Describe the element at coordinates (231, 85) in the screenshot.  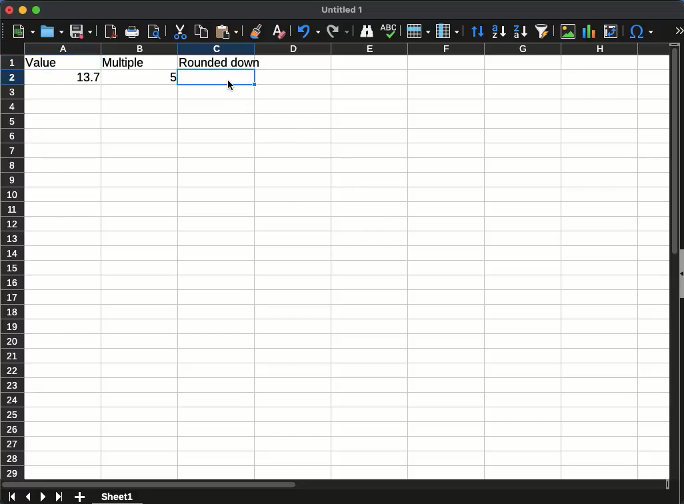
I see `cursor` at that location.